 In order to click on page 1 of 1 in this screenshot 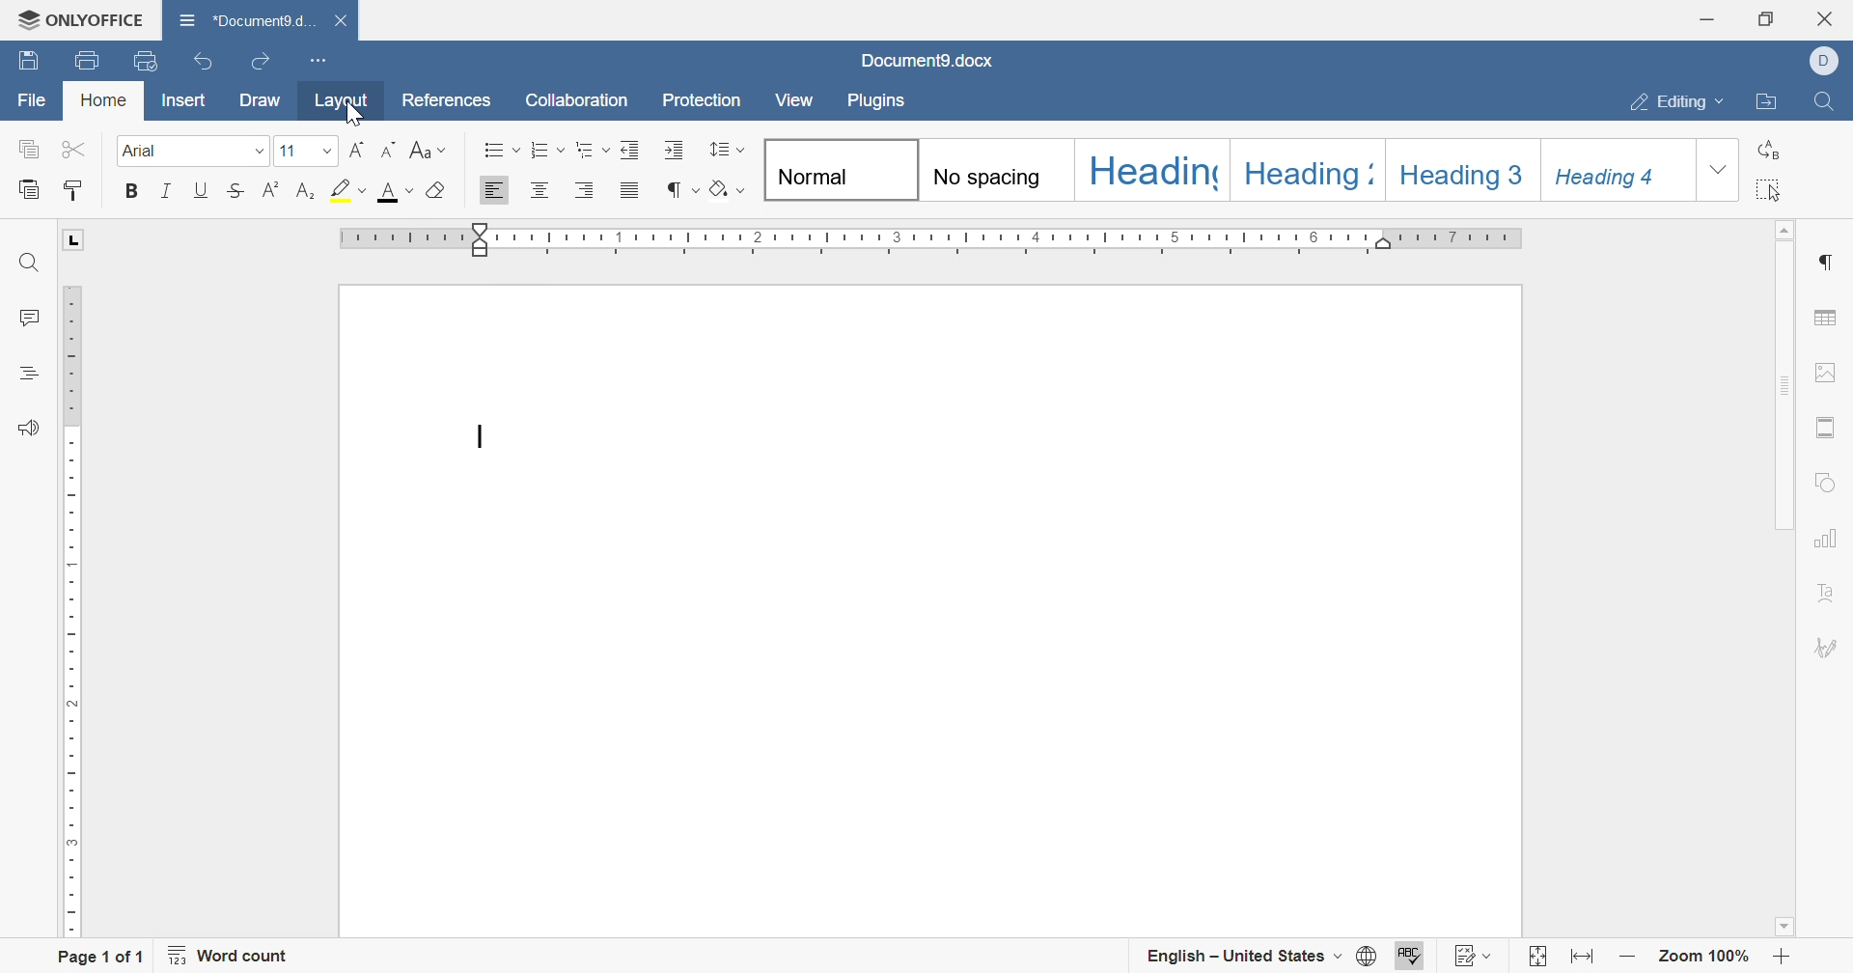, I will do `click(99, 959)`.